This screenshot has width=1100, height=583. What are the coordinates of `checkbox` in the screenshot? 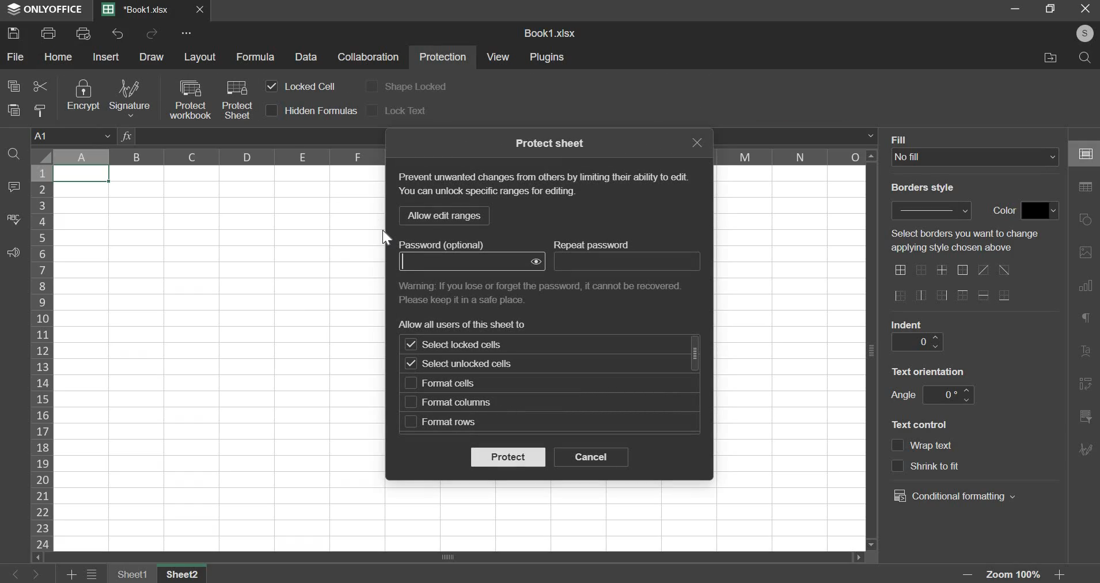 It's located at (272, 86).